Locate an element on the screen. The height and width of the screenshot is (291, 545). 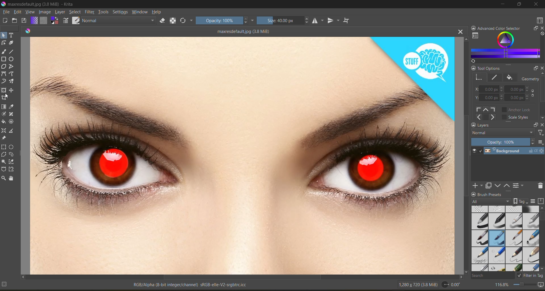
xy axis is located at coordinates (489, 98).